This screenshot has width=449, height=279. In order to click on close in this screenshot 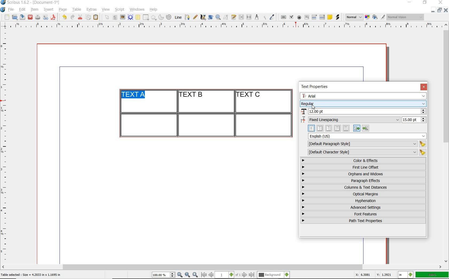, I will do `click(30, 17)`.